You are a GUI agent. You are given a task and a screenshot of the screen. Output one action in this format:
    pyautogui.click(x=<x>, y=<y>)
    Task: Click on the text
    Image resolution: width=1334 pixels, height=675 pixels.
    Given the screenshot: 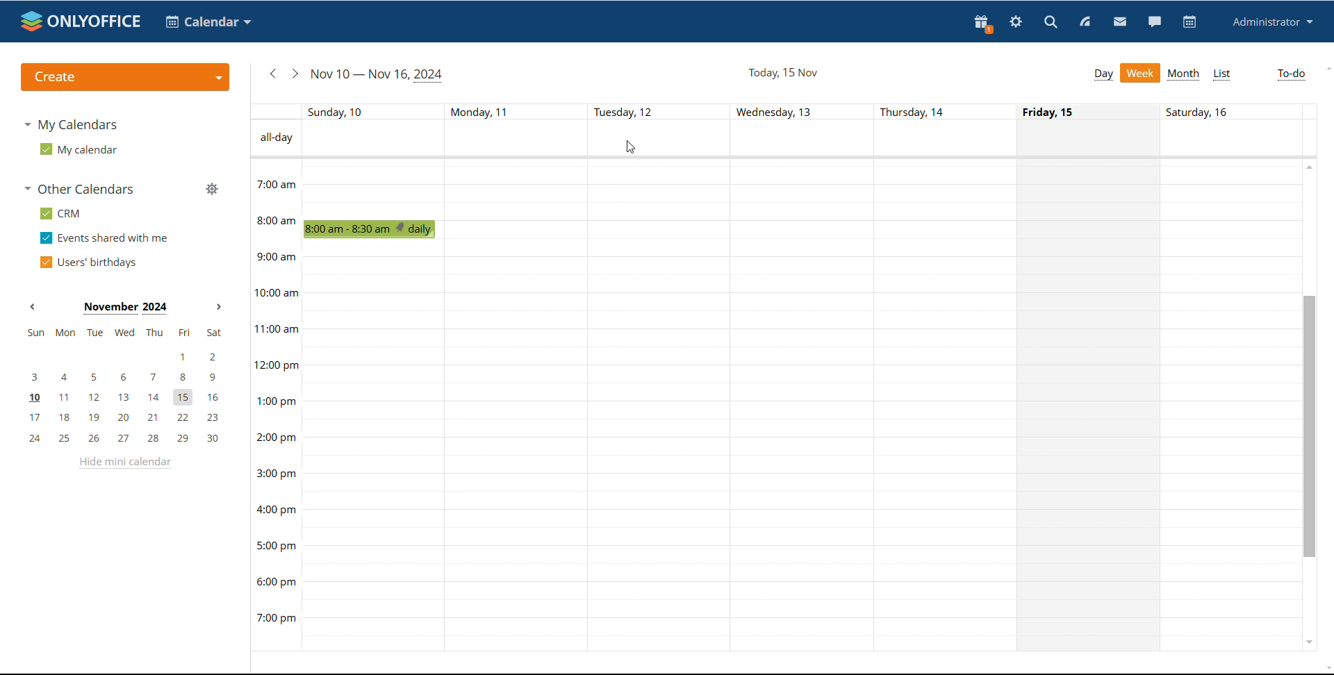 What is the action you would take?
    pyautogui.click(x=772, y=111)
    